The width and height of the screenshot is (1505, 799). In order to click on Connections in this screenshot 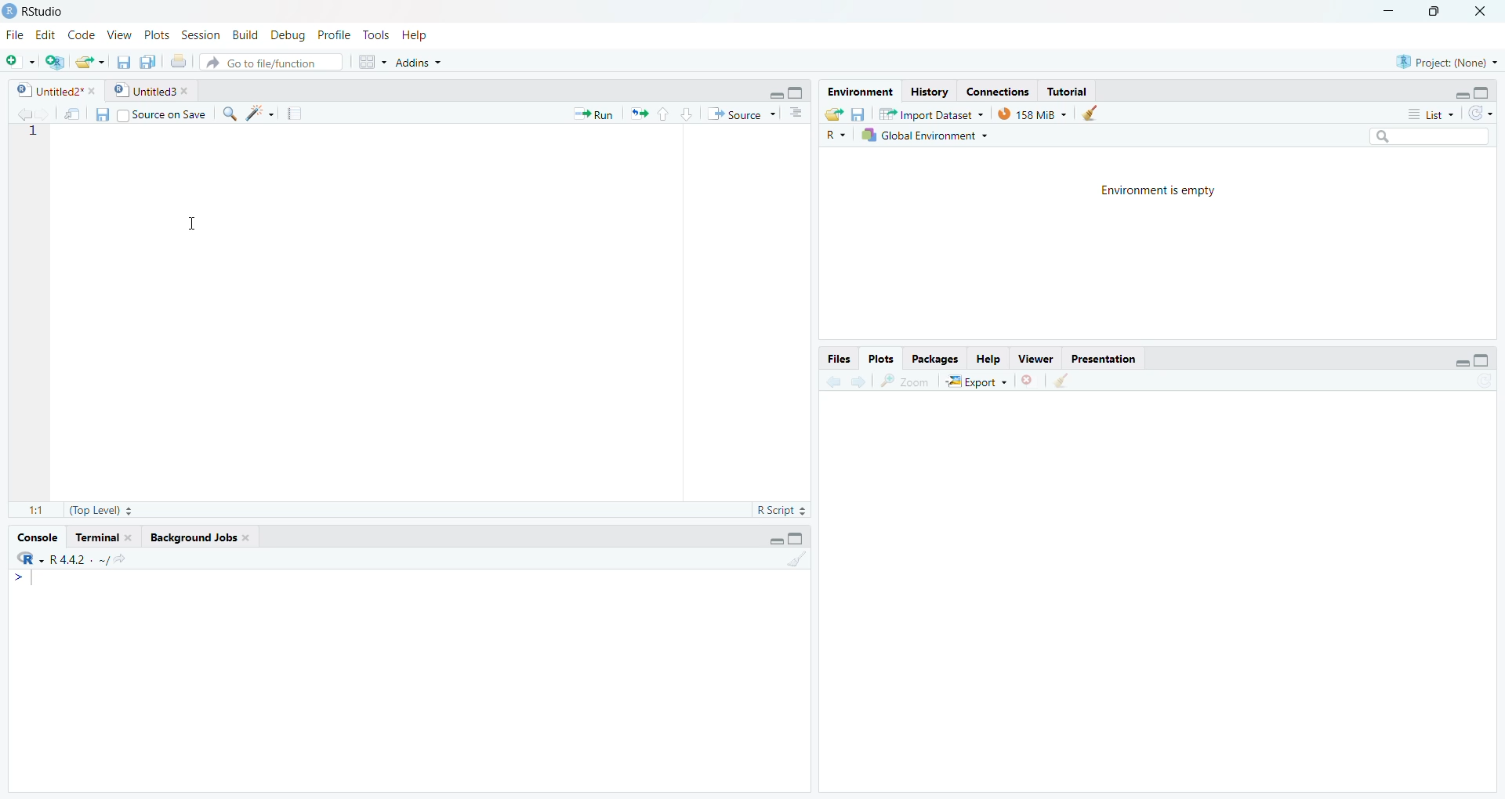, I will do `click(994, 90)`.